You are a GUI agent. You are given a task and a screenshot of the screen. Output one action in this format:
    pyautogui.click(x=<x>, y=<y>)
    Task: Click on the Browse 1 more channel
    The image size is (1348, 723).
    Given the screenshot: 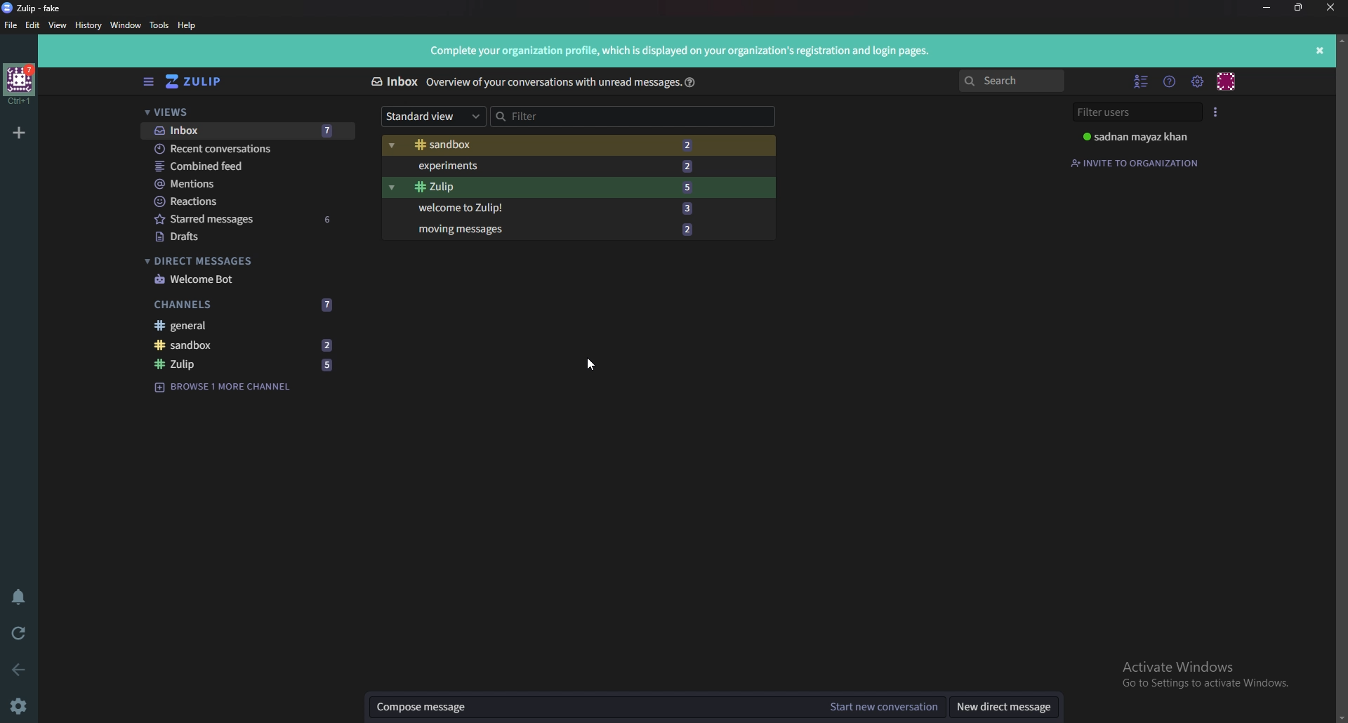 What is the action you would take?
    pyautogui.click(x=228, y=387)
    